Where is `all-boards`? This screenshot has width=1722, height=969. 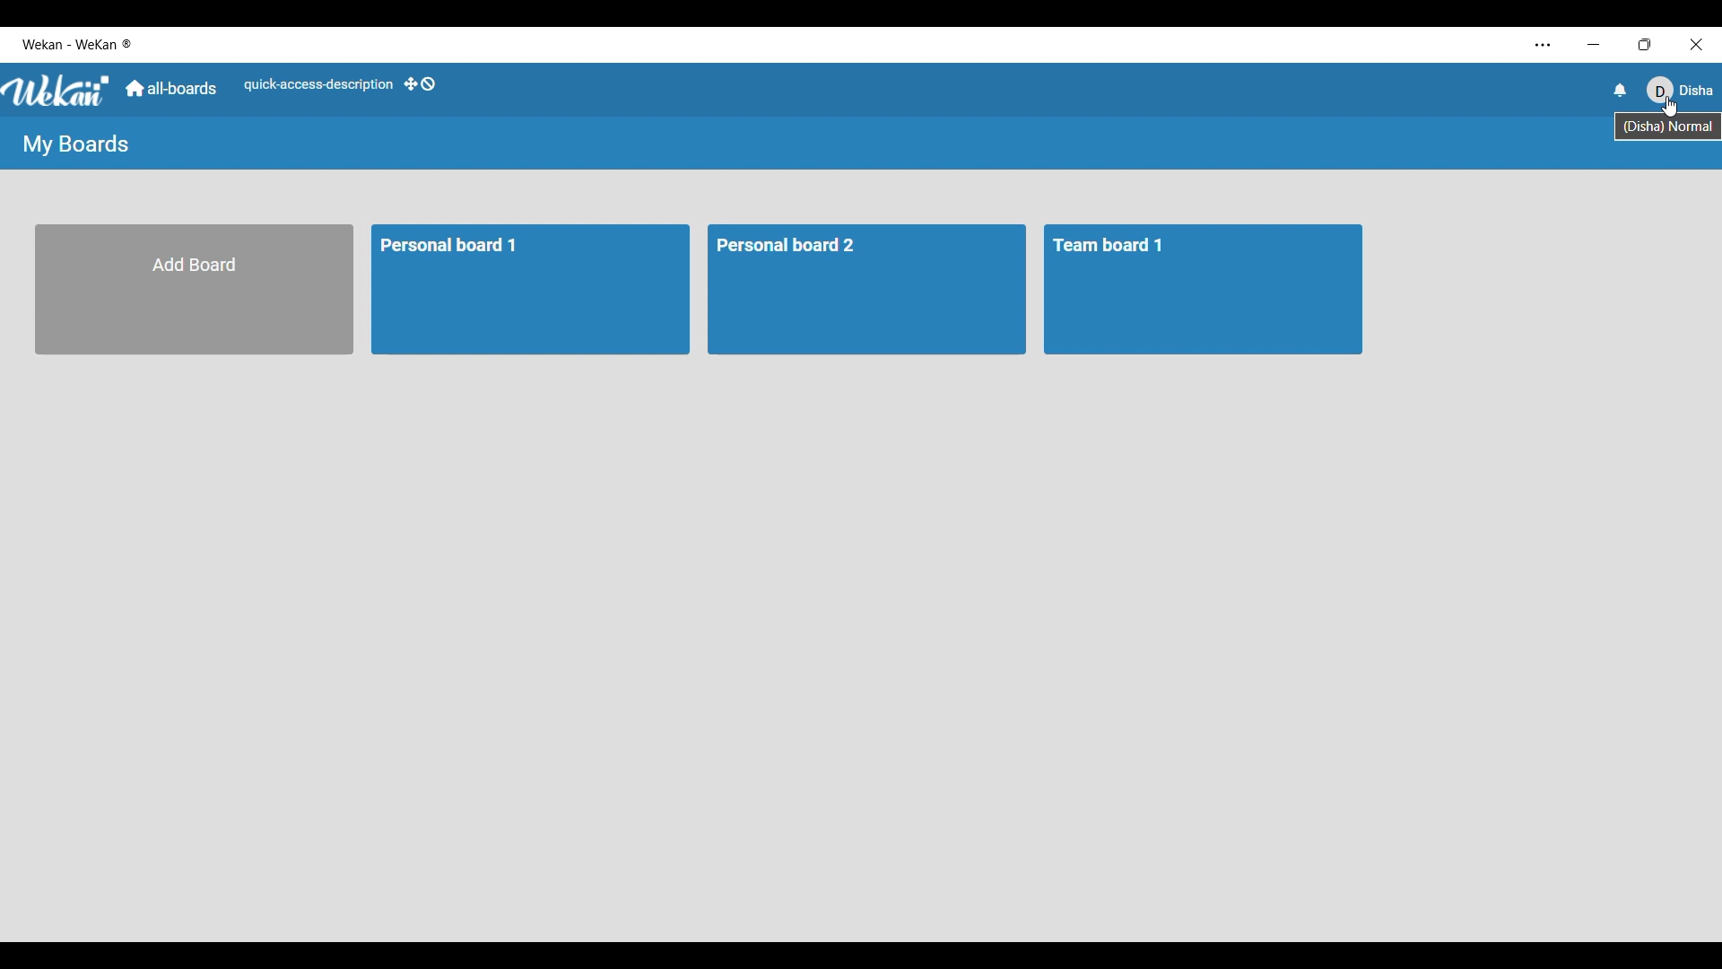 all-boards is located at coordinates (171, 89).